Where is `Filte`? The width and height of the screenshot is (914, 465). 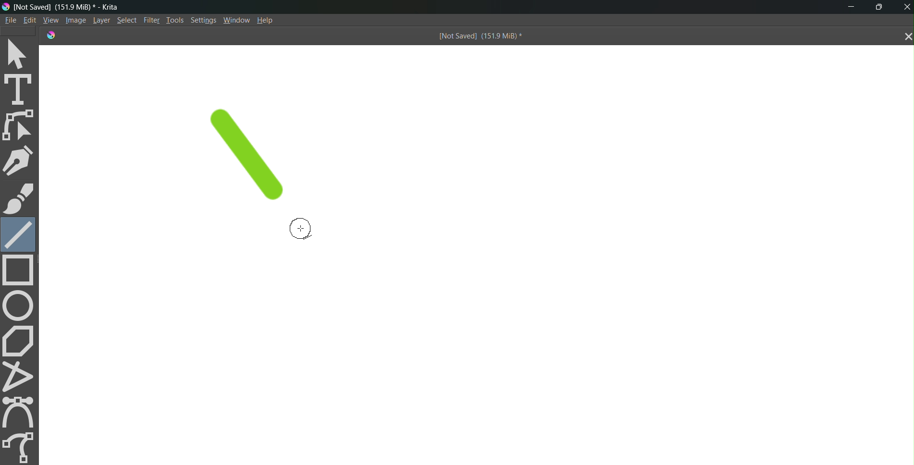
Filte is located at coordinates (149, 19).